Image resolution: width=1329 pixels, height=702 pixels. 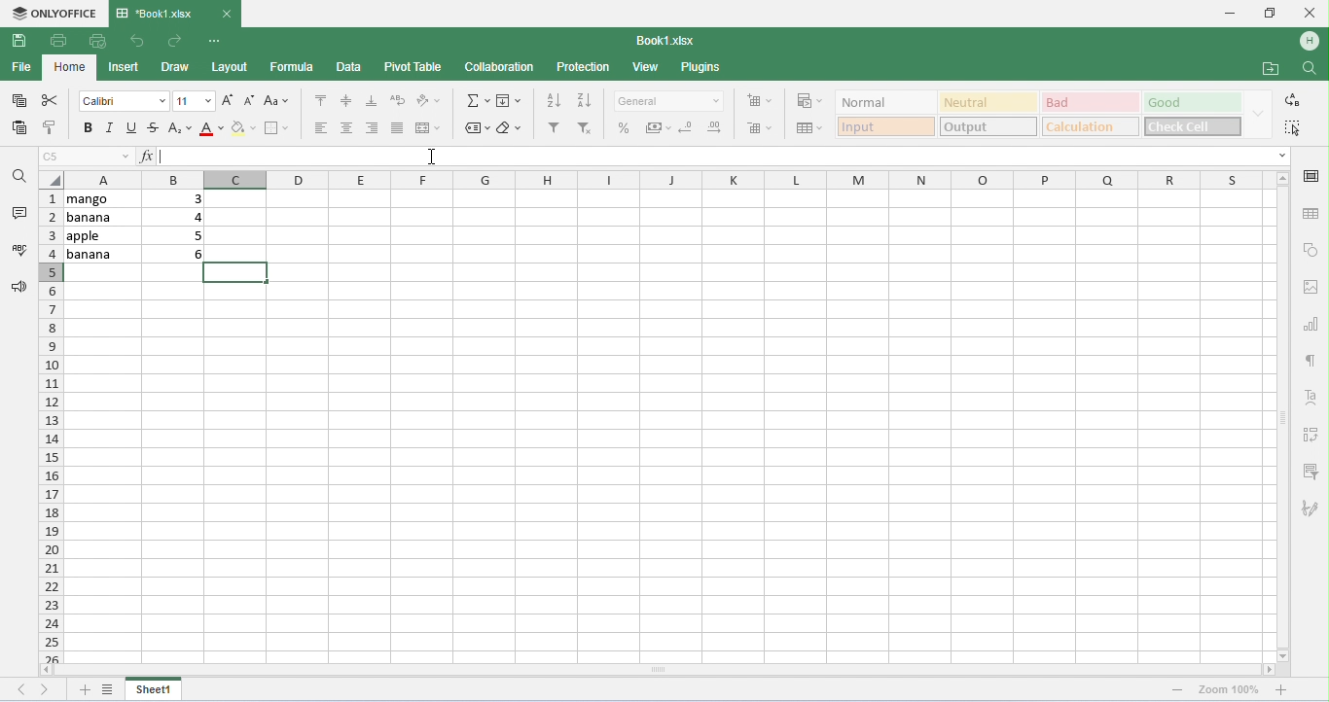 I want to click on apple, so click(x=102, y=235).